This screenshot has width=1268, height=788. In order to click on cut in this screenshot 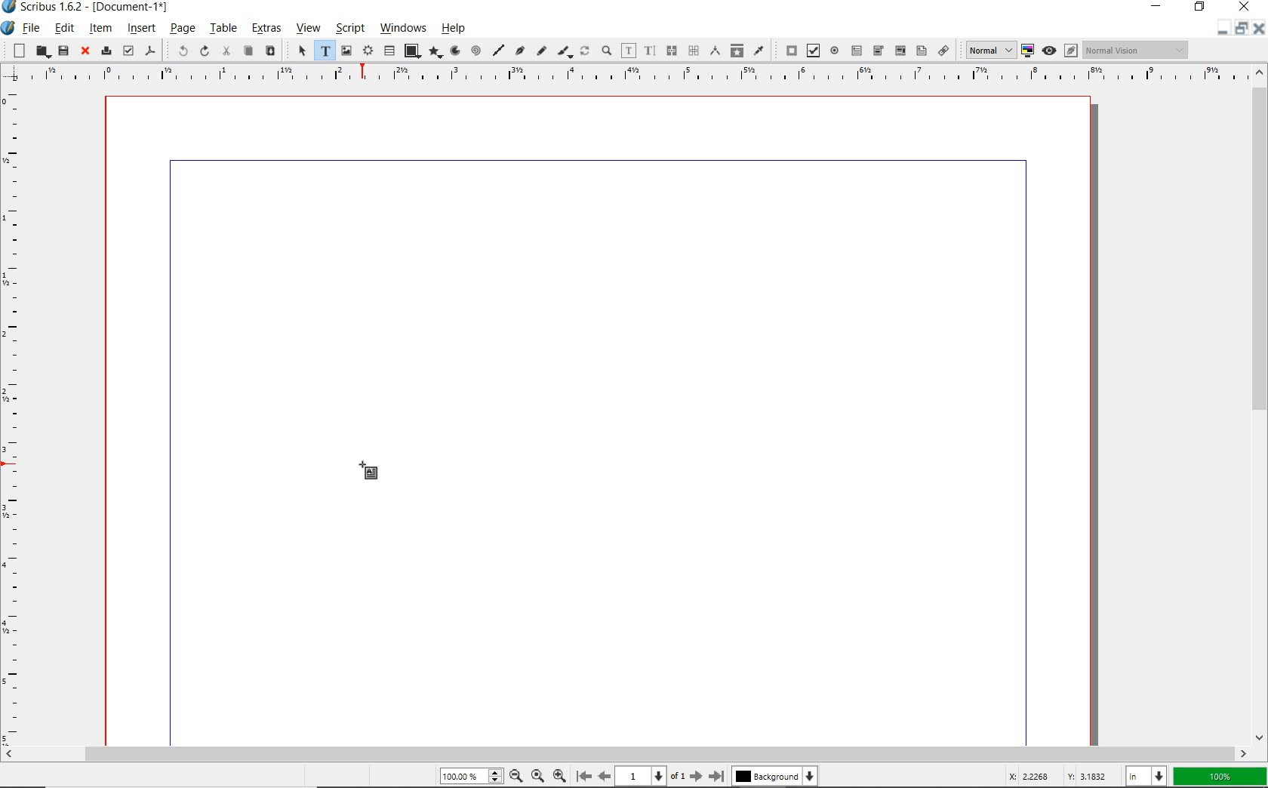, I will do `click(226, 51)`.